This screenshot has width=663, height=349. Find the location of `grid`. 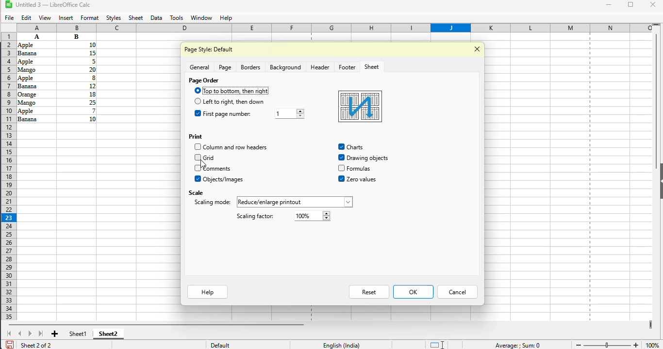

grid is located at coordinates (210, 158).